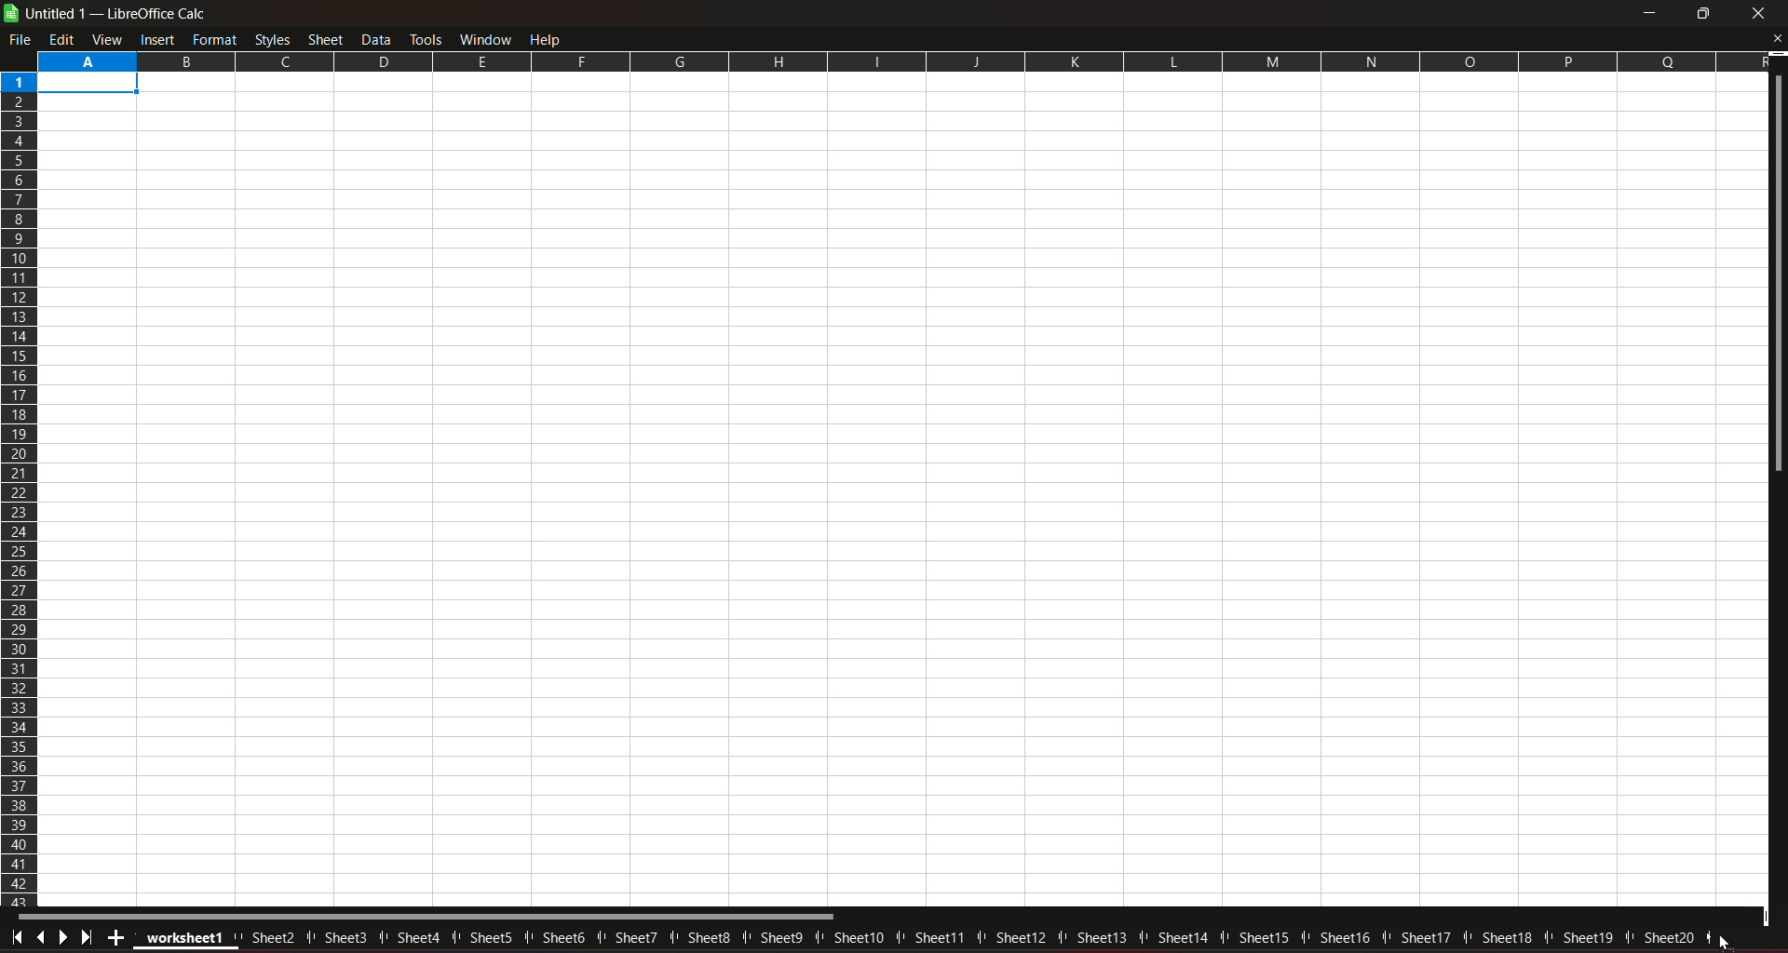  What do you see at coordinates (428, 917) in the screenshot?
I see `scrollbar` at bounding box center [428, 917].